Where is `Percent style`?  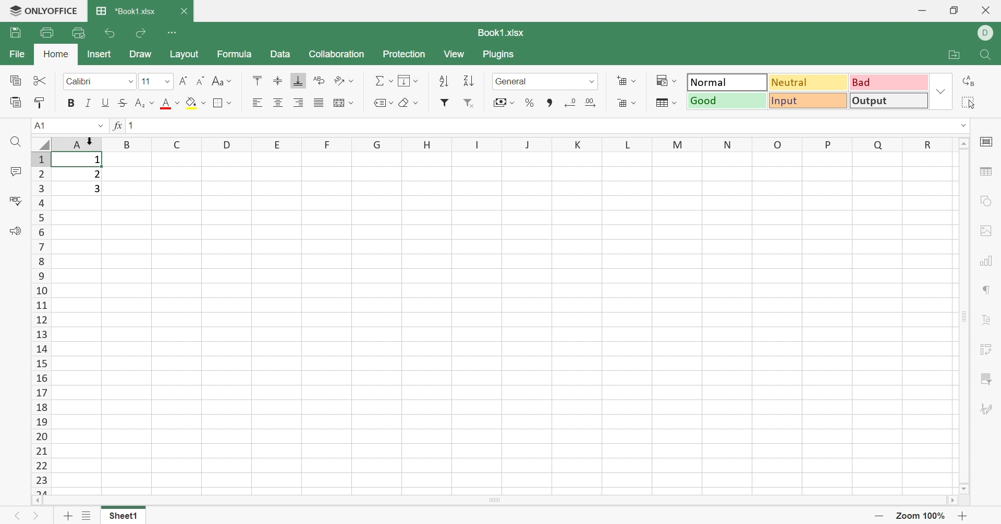 Percent style is located at coordinates (528, 103).